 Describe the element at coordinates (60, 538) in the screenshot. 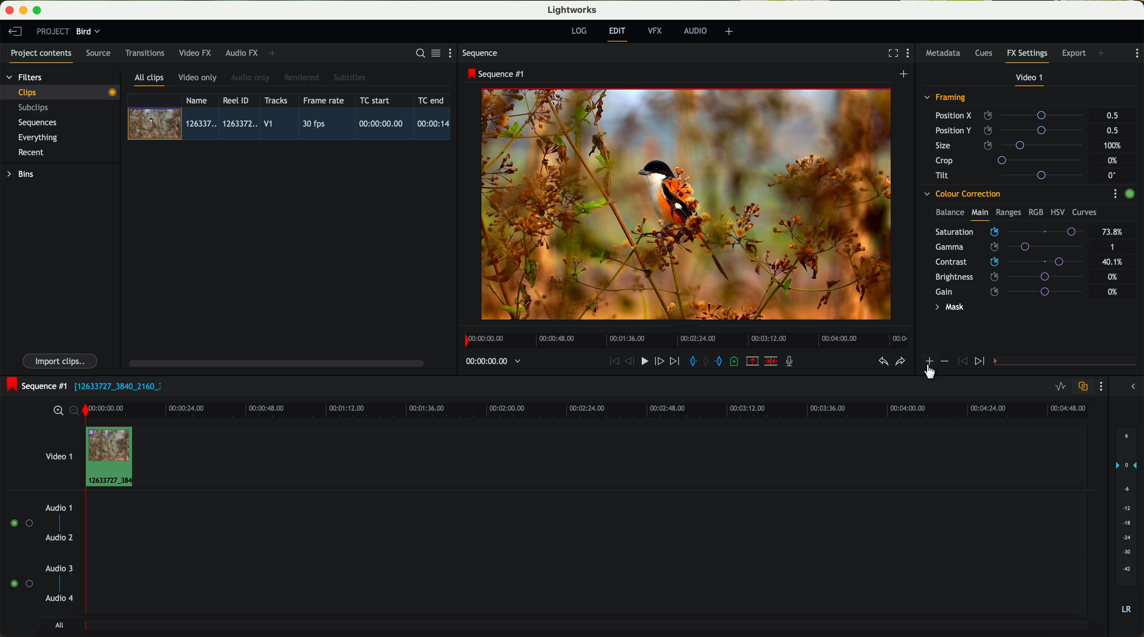

I see `audio 2` at that location.